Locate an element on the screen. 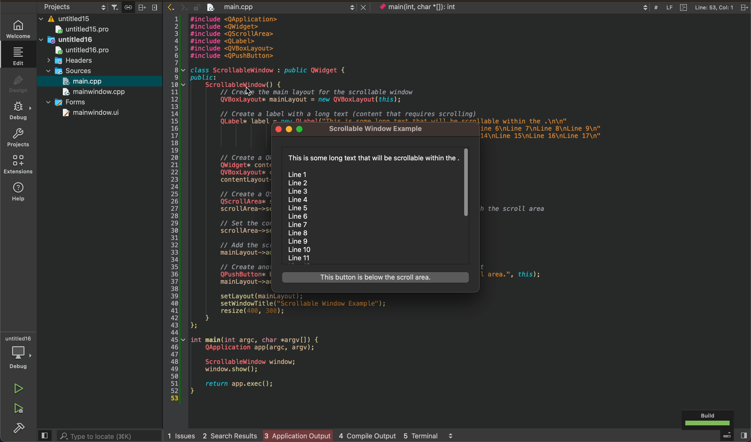 Image resolution: width=751 pixels, height=442 pixels. WELCOME is located at coordinates (18, 28).